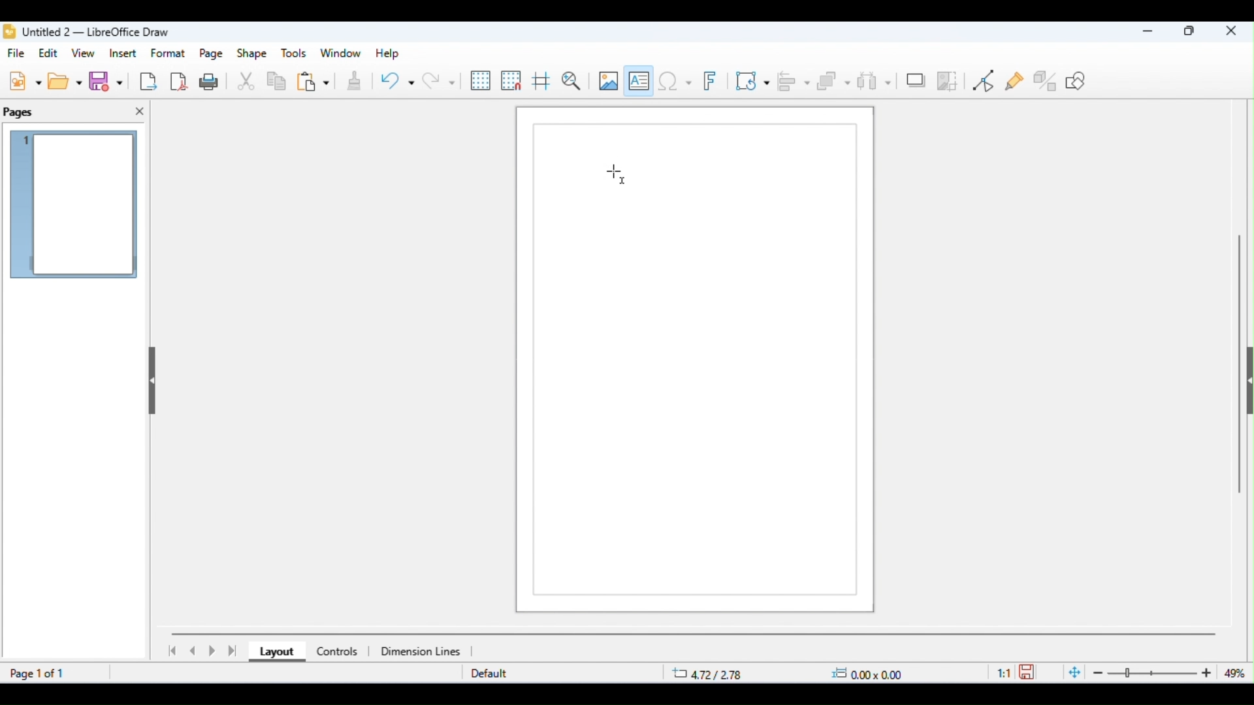  I want to click on window, so click(341, 54).